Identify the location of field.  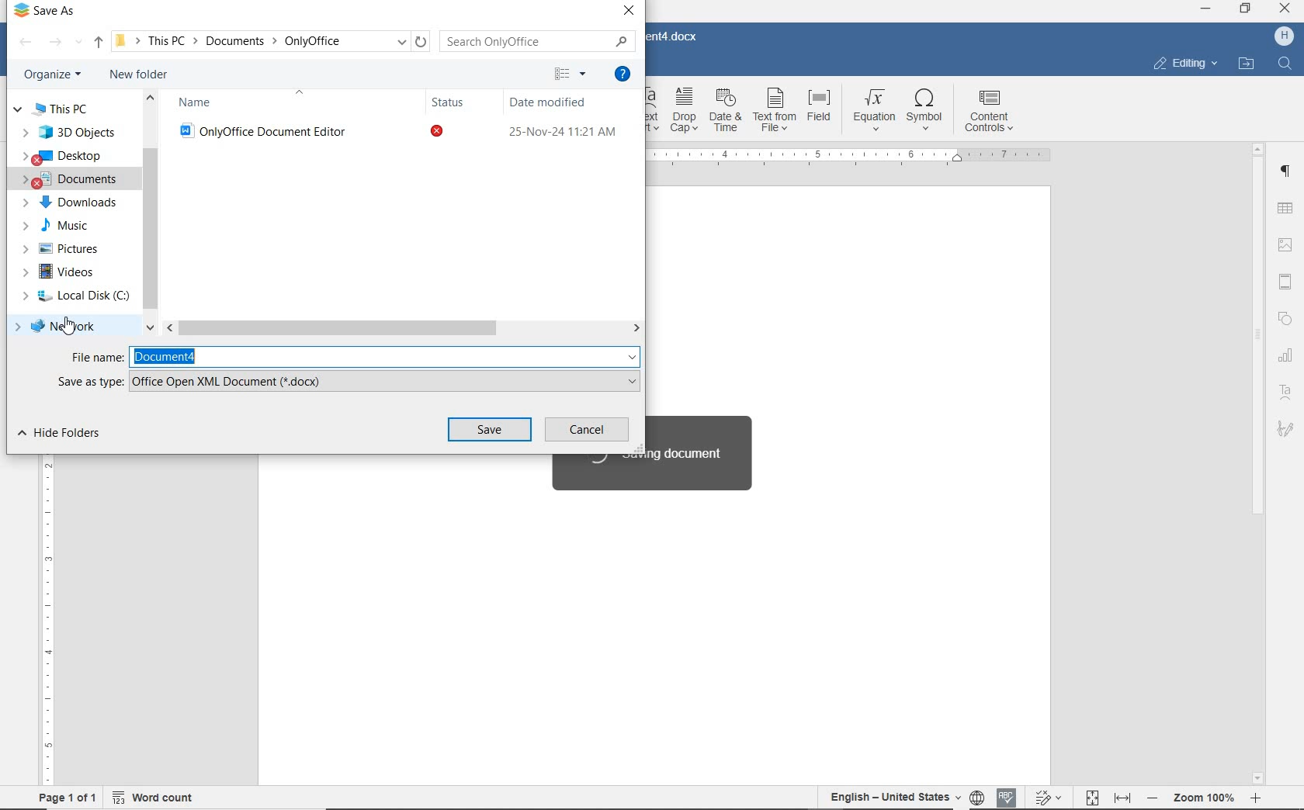
(818, 112).